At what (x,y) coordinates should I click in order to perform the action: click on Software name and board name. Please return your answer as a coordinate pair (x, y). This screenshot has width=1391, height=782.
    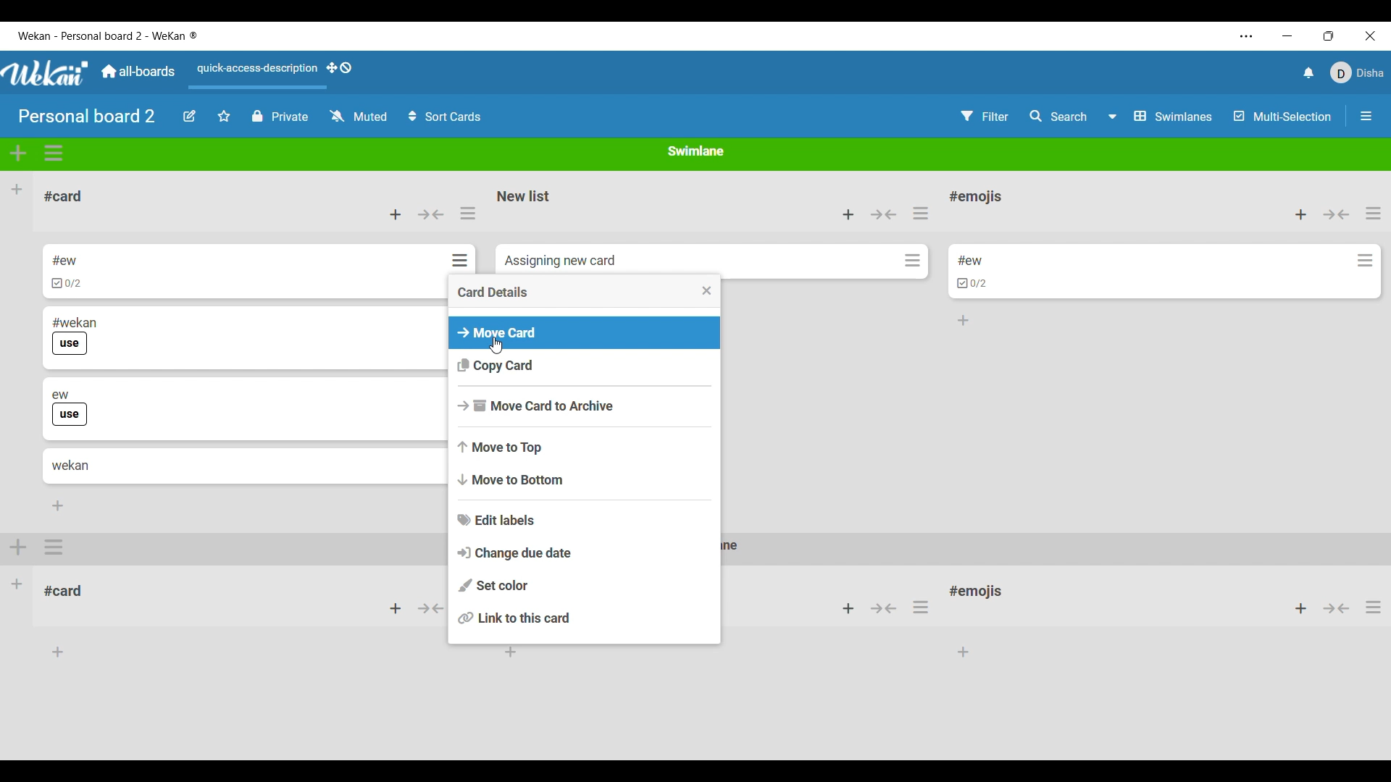
    Looking at the image, I should click on (107, 35).